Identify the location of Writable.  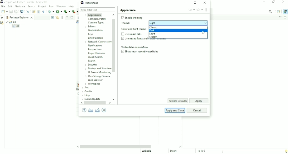
(147, 151).